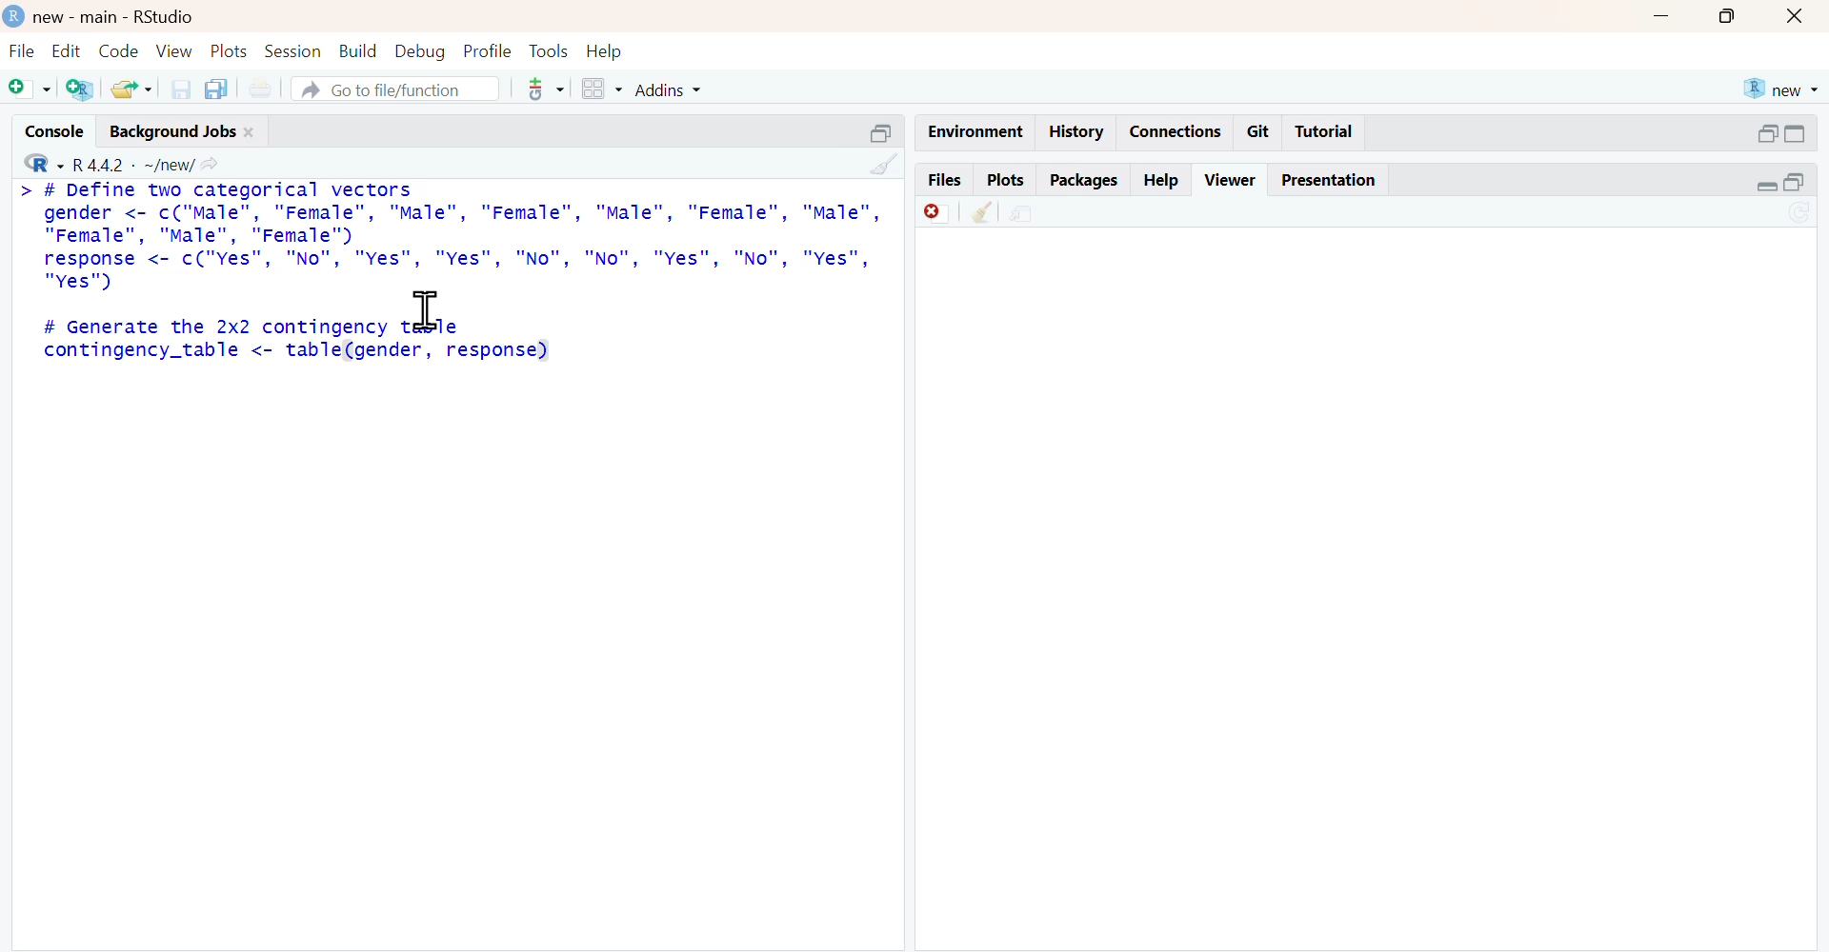 This screenshot has width=1829, height=952. Describe the element at coordinates (117, 18) in the screenshot. I see `new - main - RStudio` at that location.